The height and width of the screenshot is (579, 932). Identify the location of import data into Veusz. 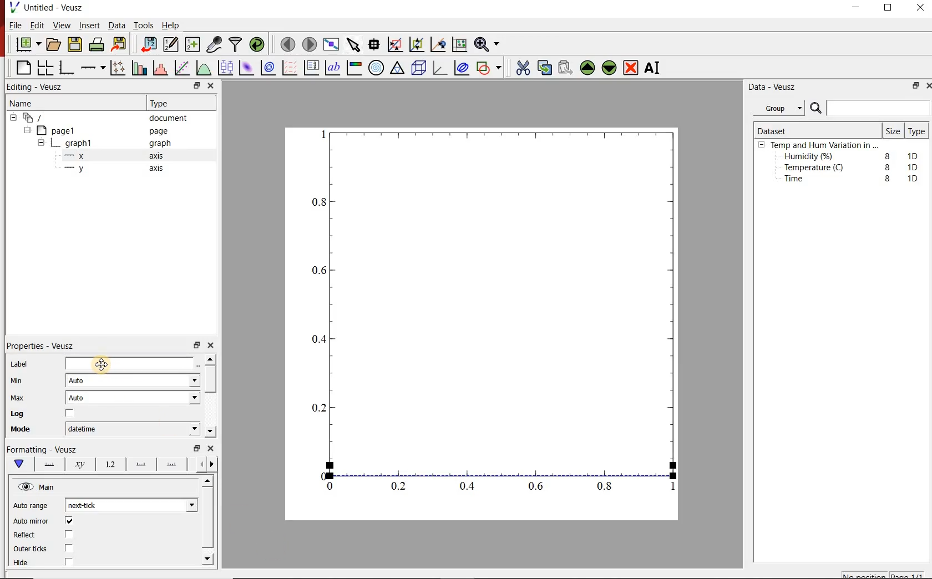
(148, 43).